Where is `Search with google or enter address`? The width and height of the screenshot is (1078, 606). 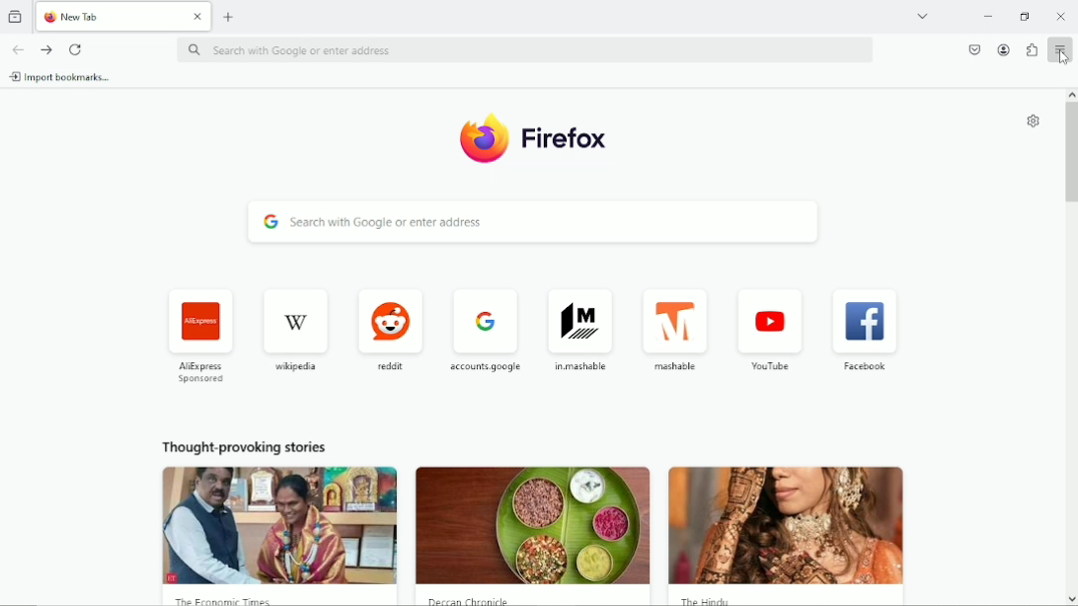 Search with google or enter address is located at coordinates (532, 223).